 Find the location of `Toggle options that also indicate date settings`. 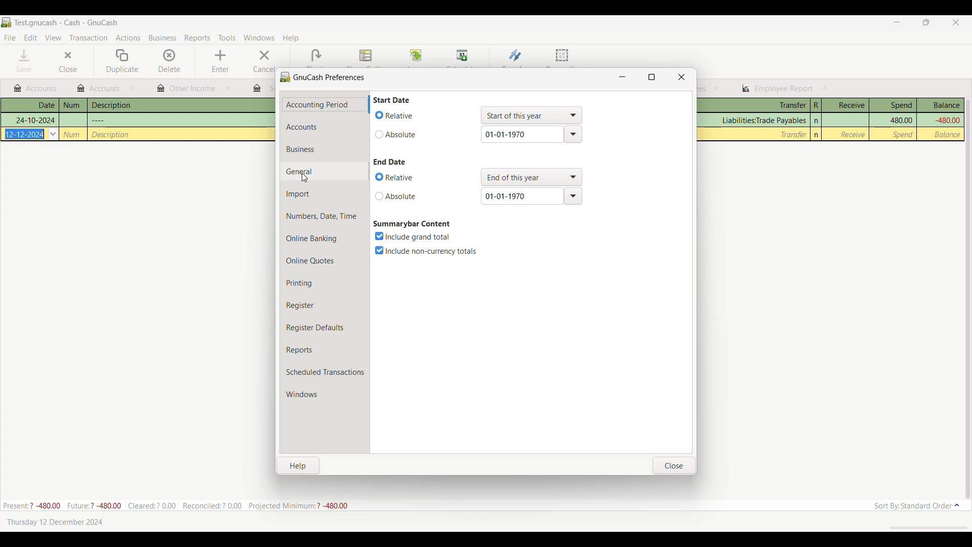

Toggle options that also indicate date settings is located at coordinates (395, 178).